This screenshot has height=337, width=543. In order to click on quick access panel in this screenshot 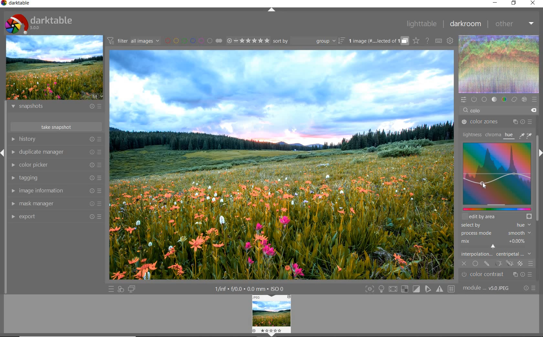, I will do `click(464, 100)`.